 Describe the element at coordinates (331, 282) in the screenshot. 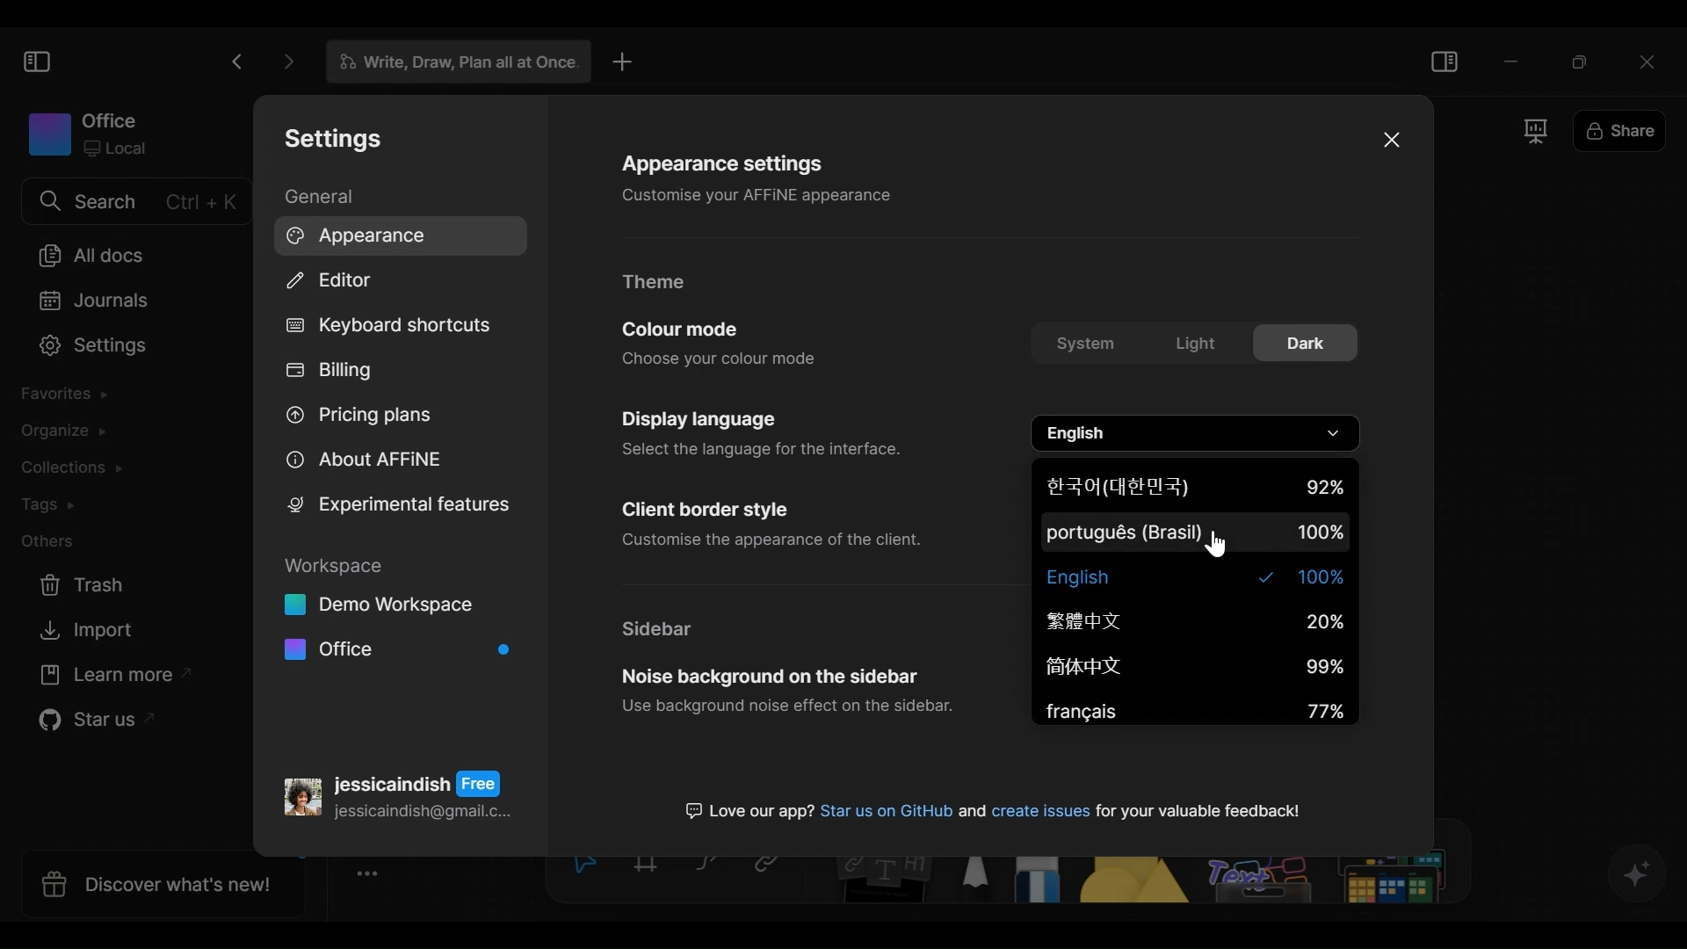

I see `Editor` at that location.